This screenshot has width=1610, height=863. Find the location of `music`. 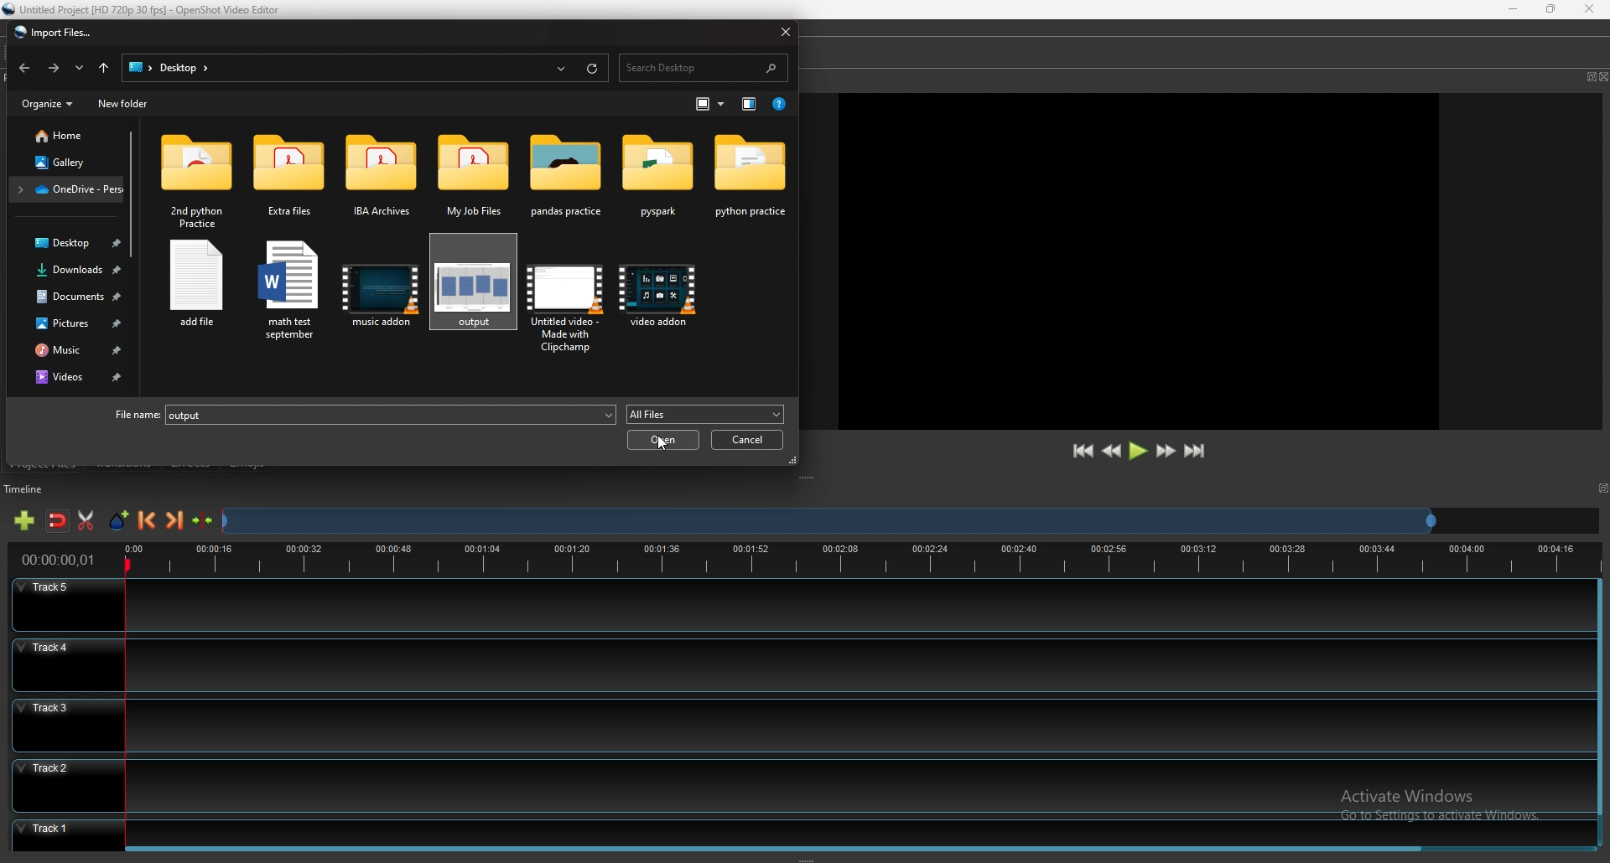

music is located at coordinates (71, 350).